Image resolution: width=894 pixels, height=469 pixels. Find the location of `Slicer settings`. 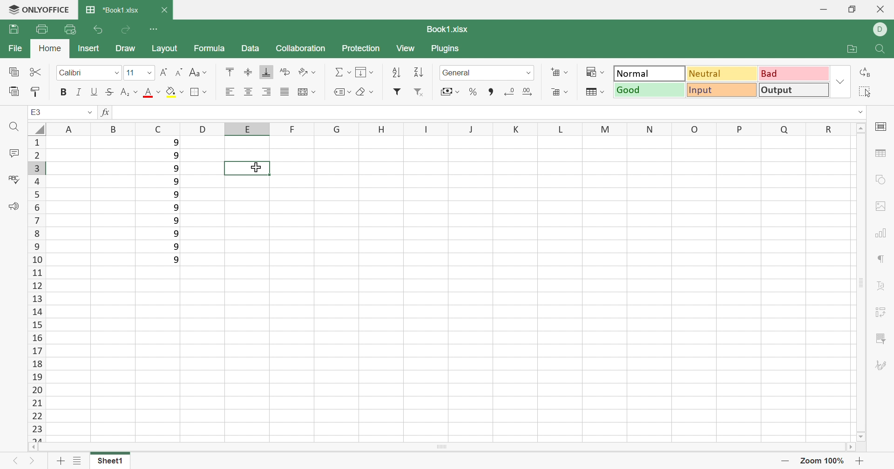

Slicer settings is located at coordinates (881, 338).